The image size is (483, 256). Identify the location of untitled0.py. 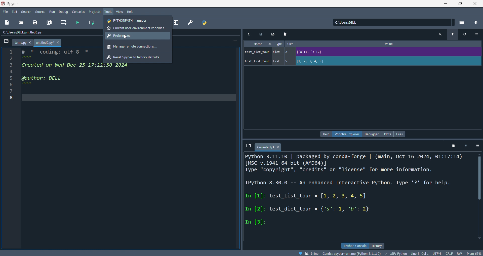
(49, 42).